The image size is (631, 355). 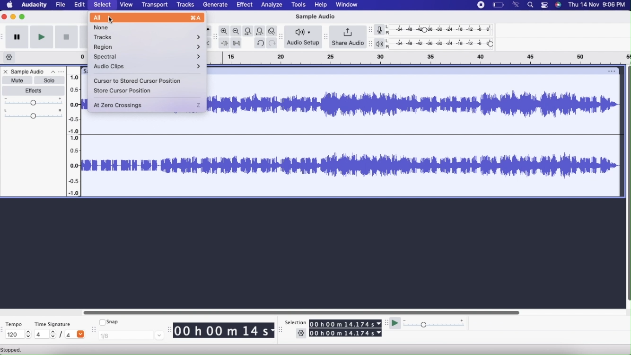 I want to click on Settings, so click(x=301, y=334).